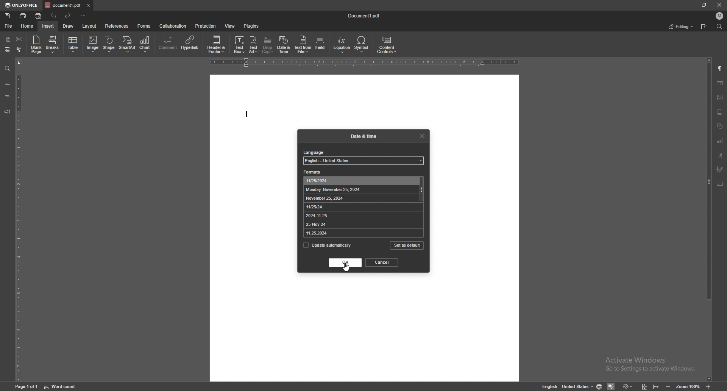 The height and width of the screenshot is (391, 727). I want to click on zoom out, so click(668, 385).